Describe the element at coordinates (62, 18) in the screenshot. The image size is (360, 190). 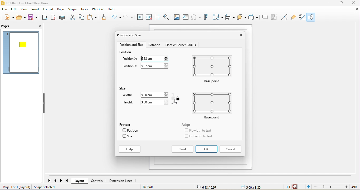
I see `print` at that location.